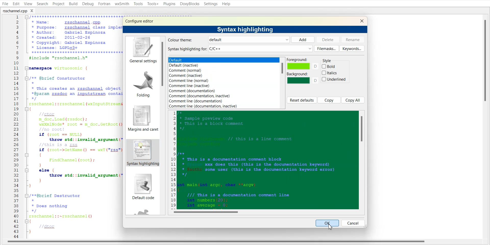 Image resolution: width=490 pixels, height=245 pixels. I want to click on Close, so click(362, 21).